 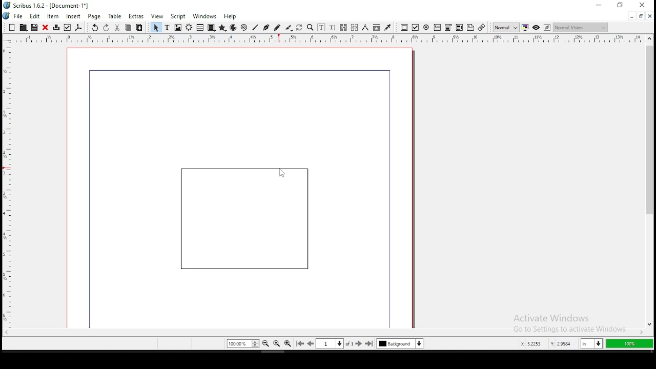 What do you see at coordinates (255, 28) in the screenshot?
I see `line` at bounding box center [255, 28].